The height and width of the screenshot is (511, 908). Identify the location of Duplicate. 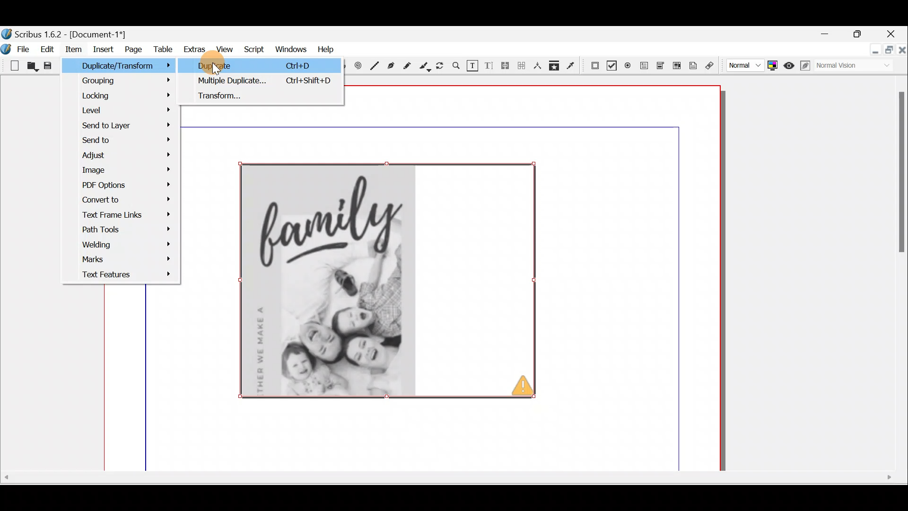
(268, 82).